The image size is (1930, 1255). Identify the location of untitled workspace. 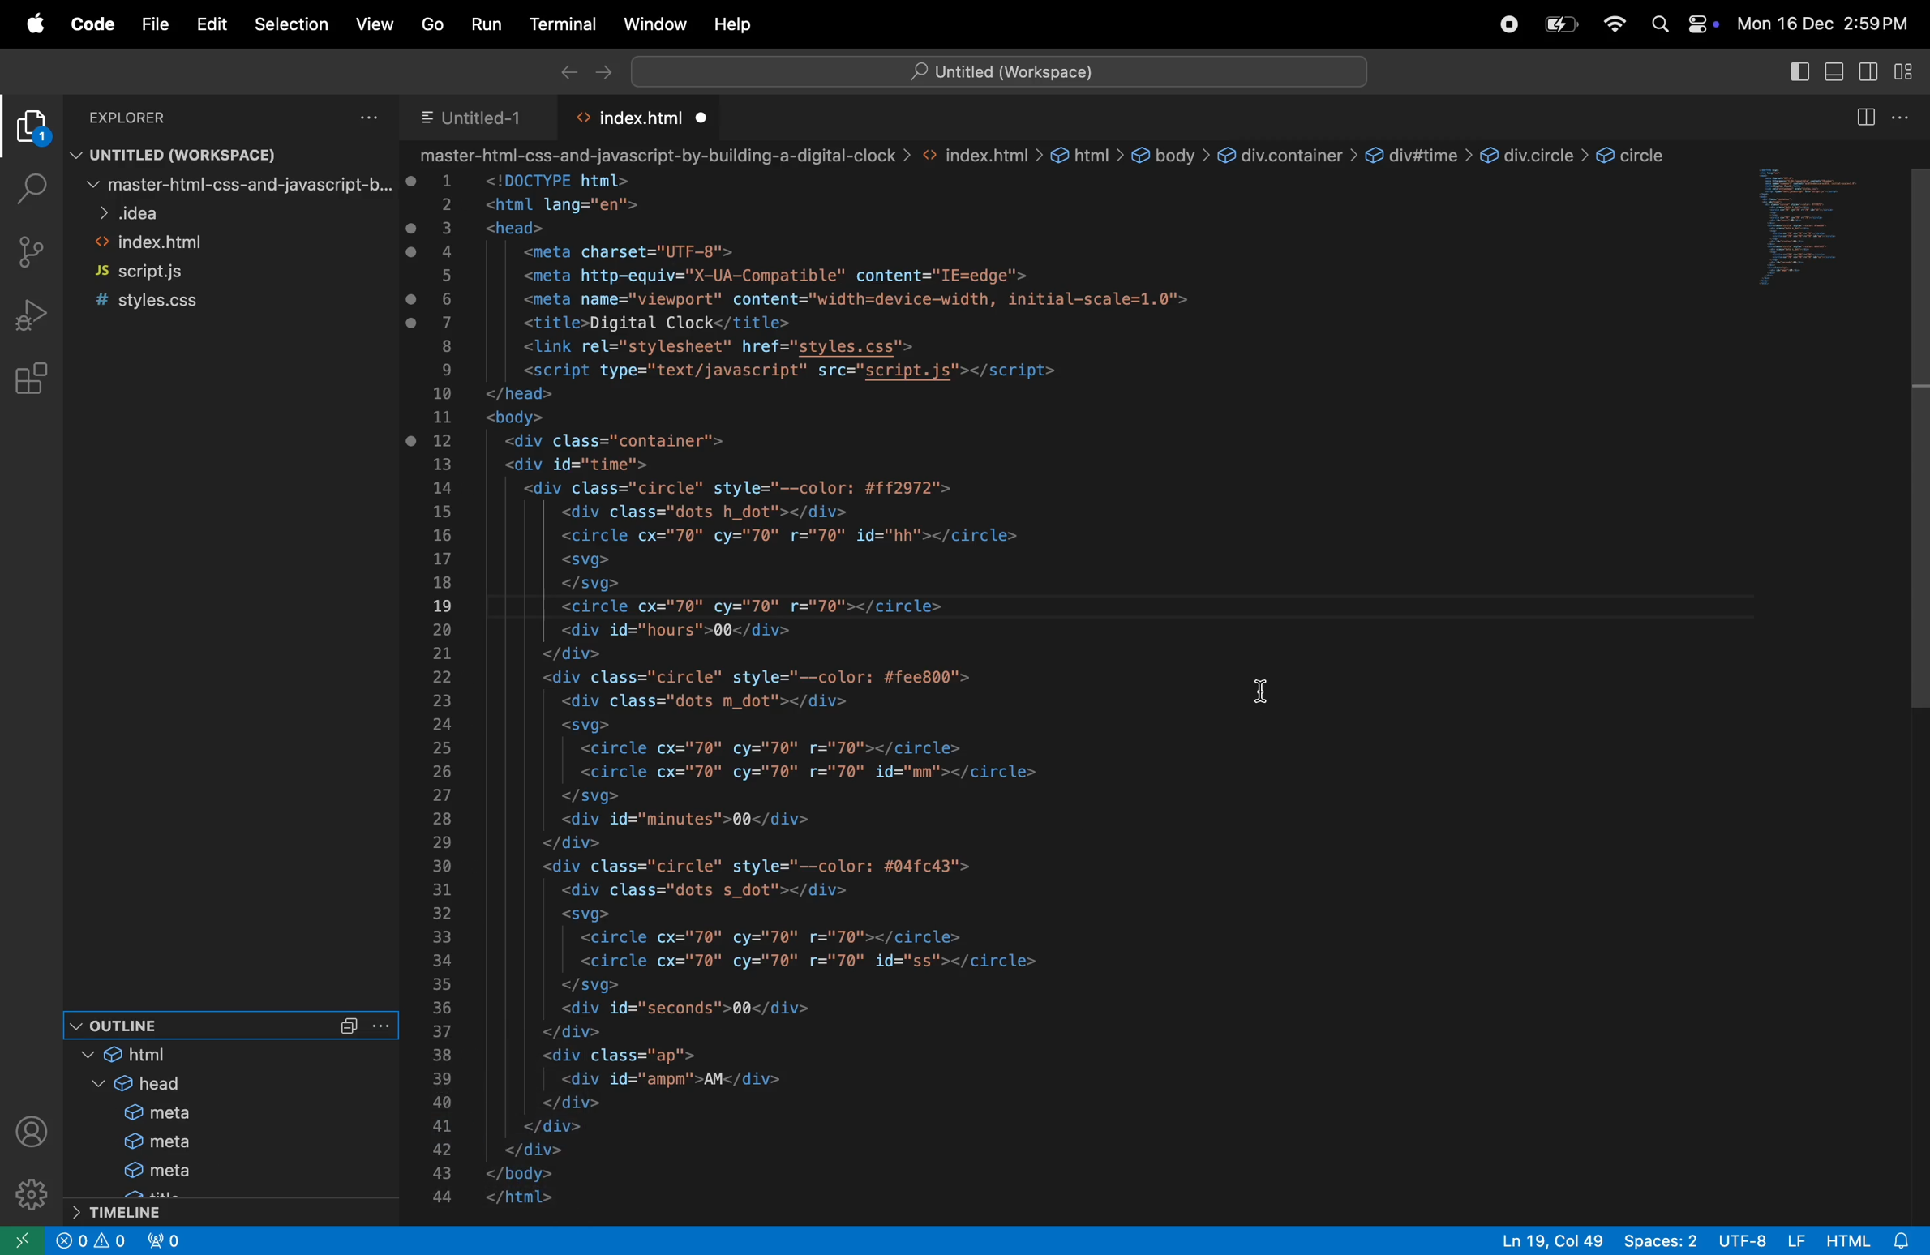
(996, 71).